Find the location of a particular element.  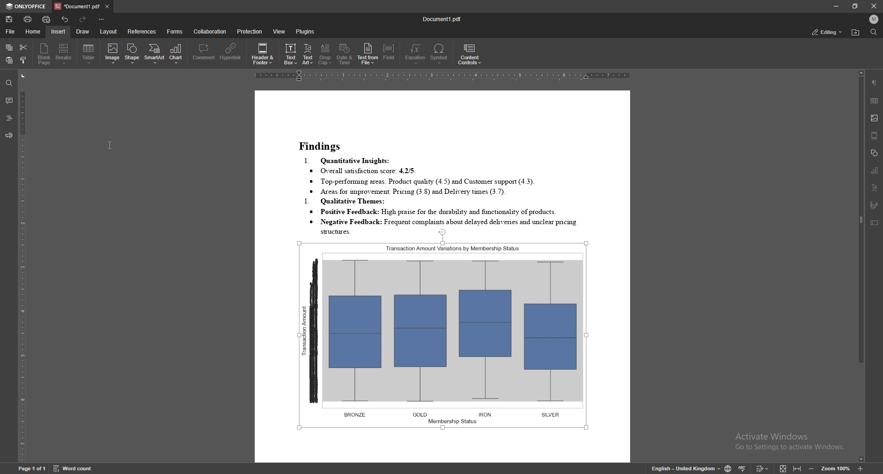

paragraph is located at coordinates (875, 83).